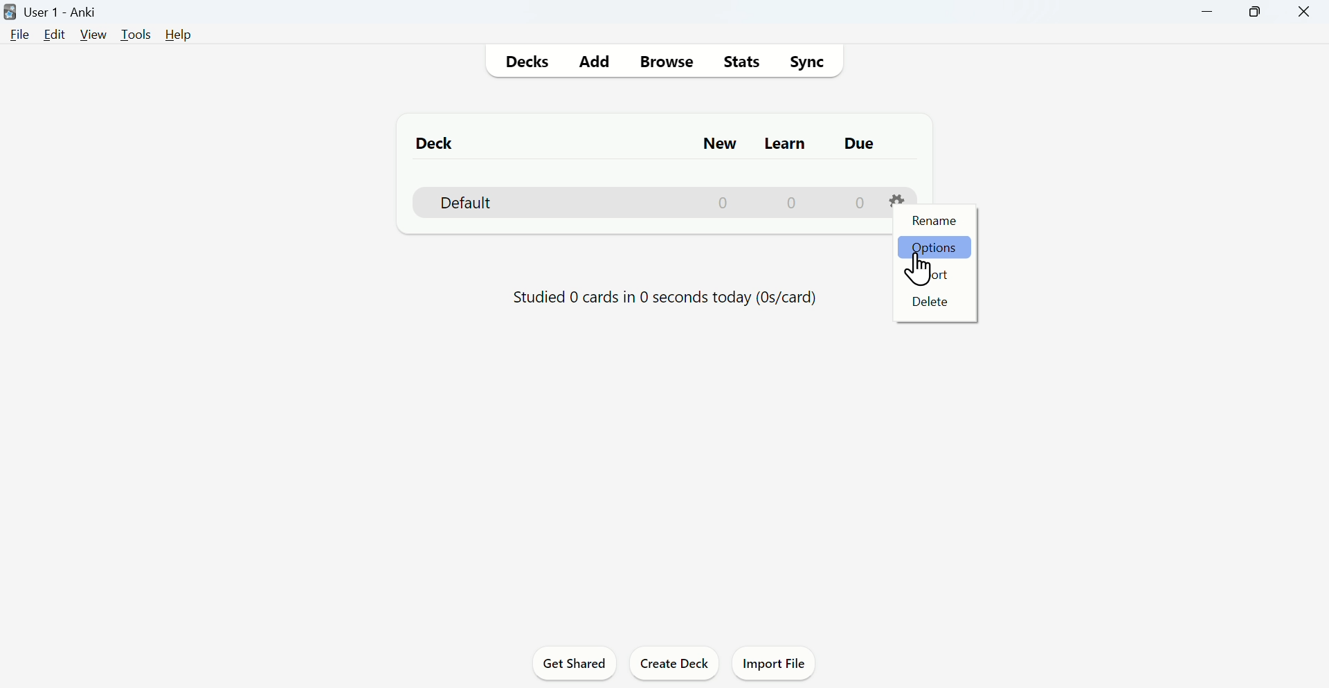 This screenshot has width=1329, height=688. What do you see at coordinates (1303, 12) in the screenshot?
I see `Close` at bounding box center [1303, 12].